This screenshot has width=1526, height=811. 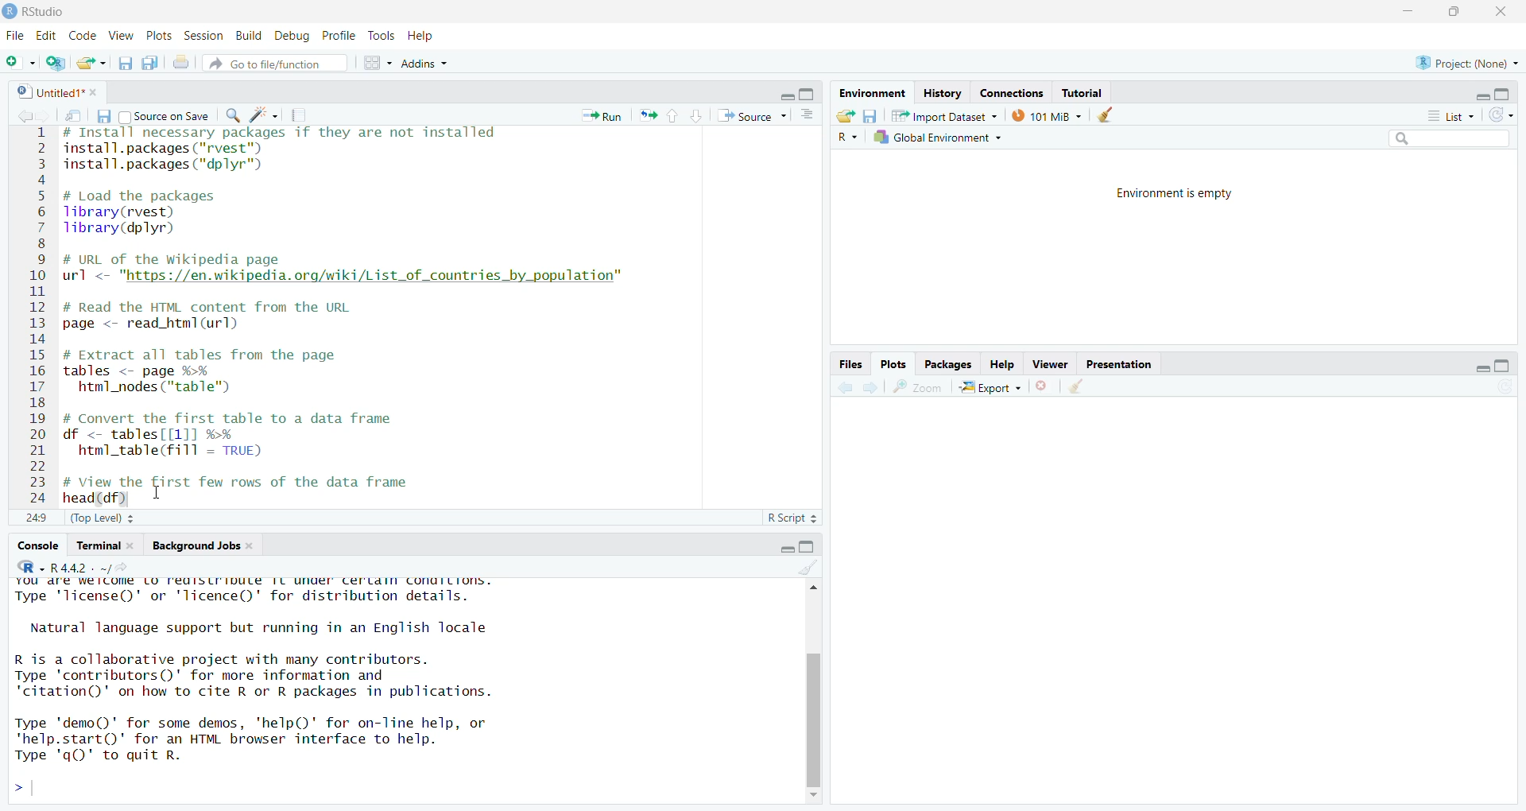 I want to click on up, so click(x=674, y=116).